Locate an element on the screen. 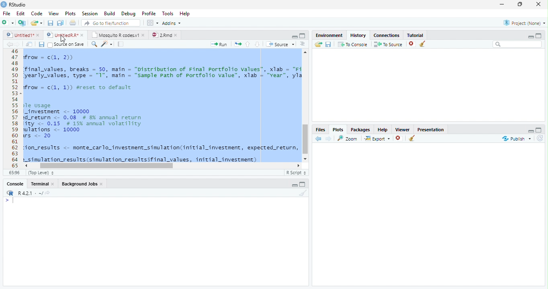  View is located at coordinates (53, 13).